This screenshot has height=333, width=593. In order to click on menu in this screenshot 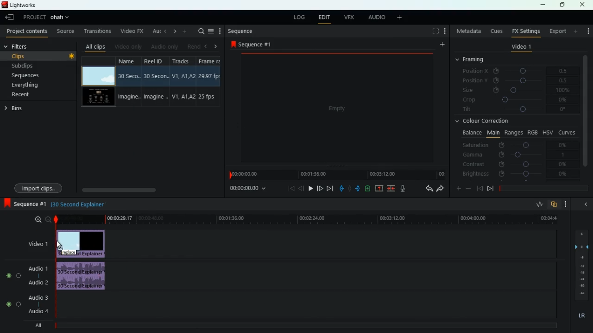, I will do `click(211, 31)`.